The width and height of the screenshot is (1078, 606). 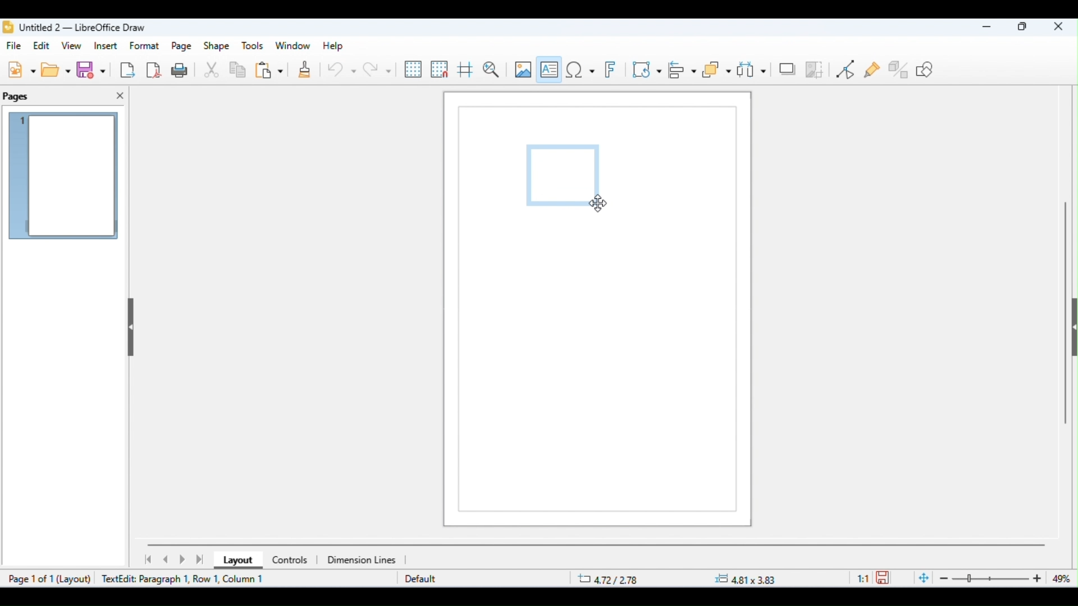 I want to click on zoom and pan, so click(x=491, y=70).